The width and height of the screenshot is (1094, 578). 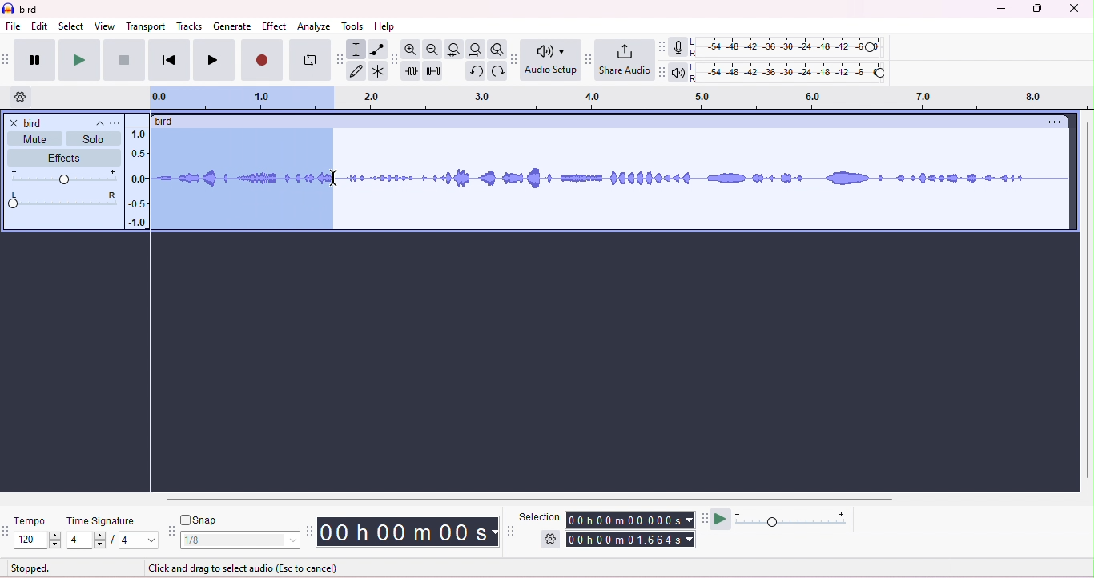 I want to click on track title, so click(x=117, y=122).